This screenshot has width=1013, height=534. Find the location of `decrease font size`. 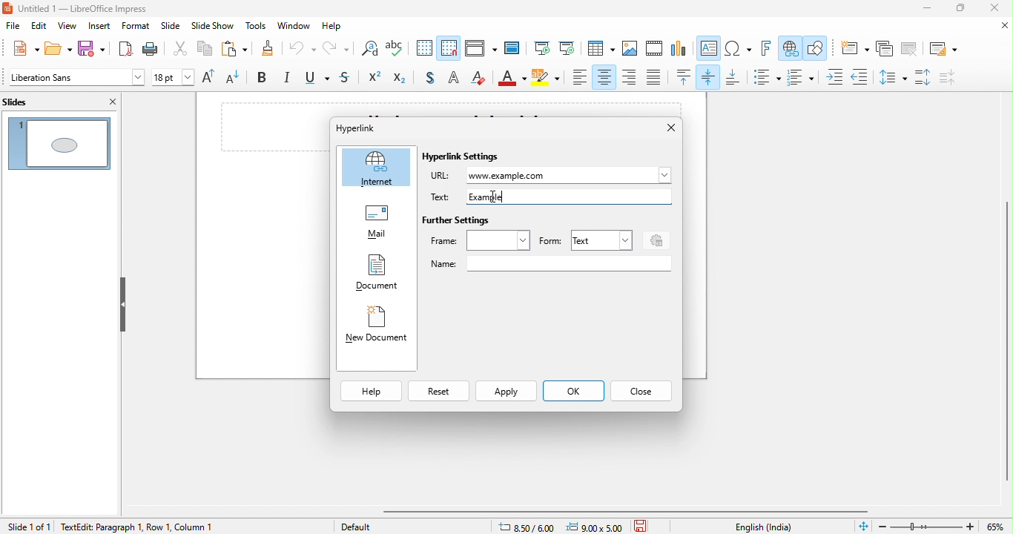

decrease font size is located at coordinates (238, 79).